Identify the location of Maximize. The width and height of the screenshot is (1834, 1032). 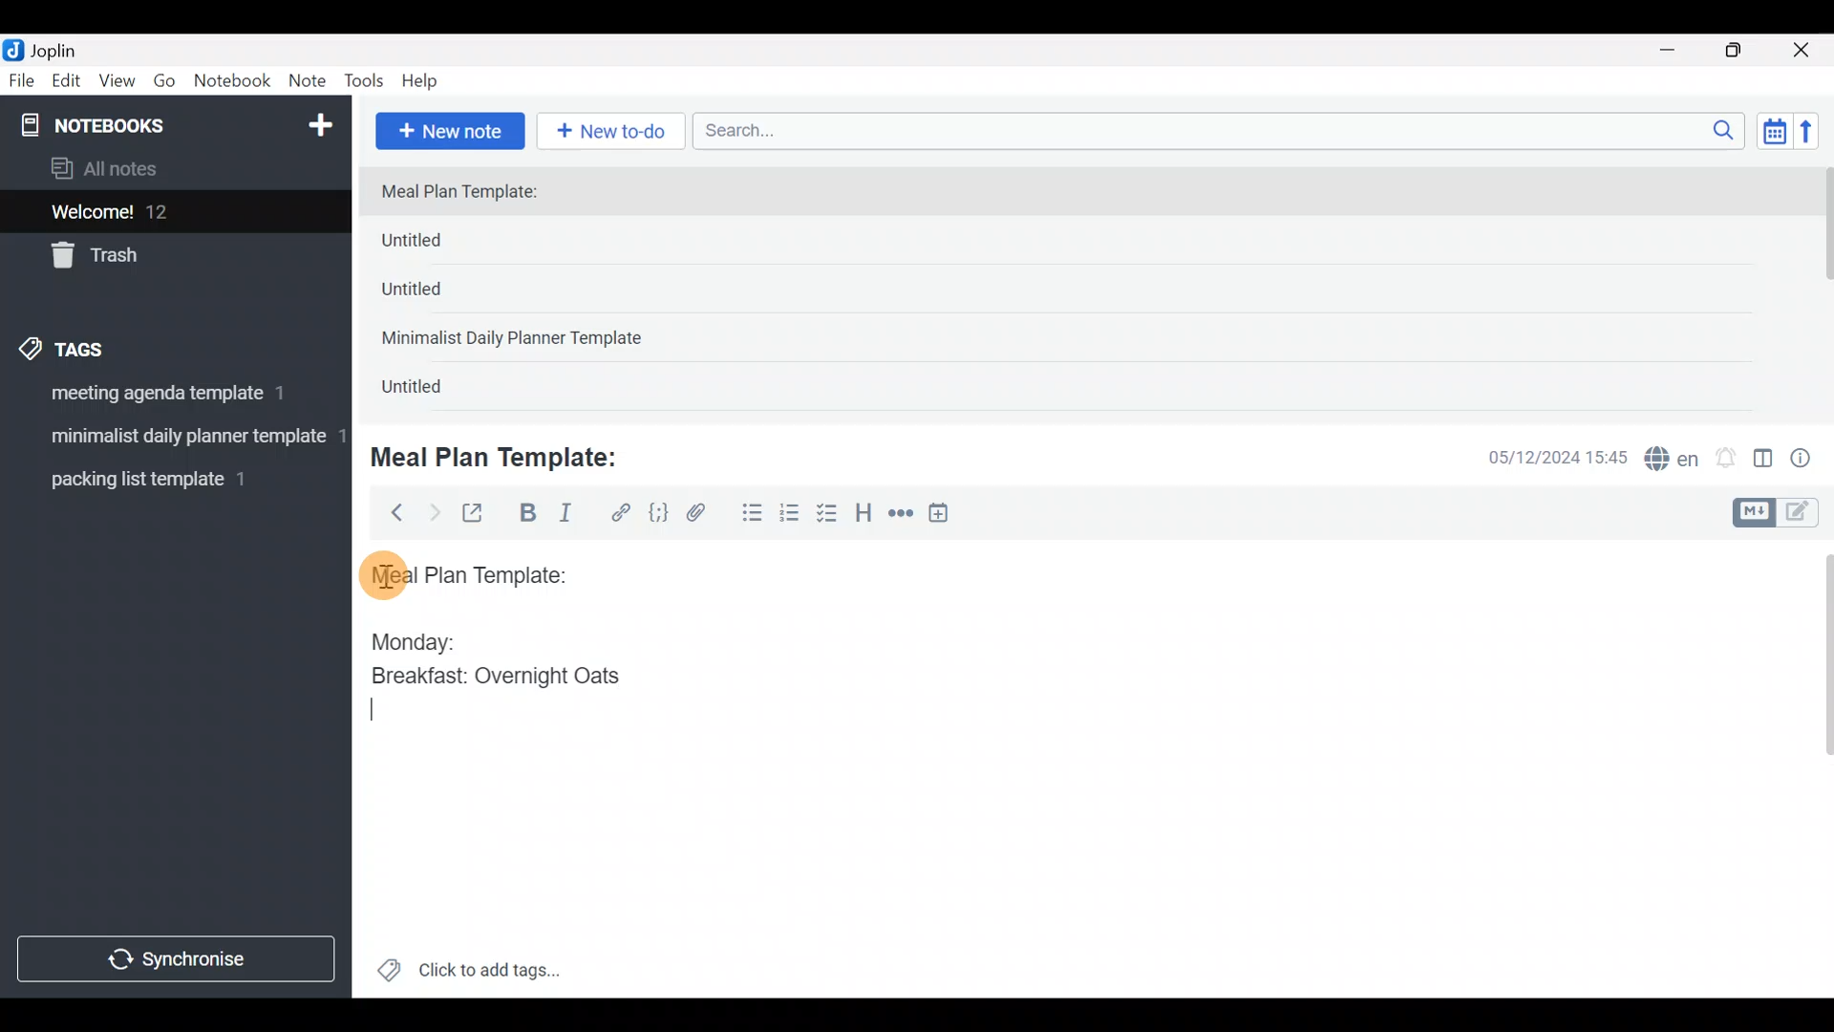
(1745, 51).